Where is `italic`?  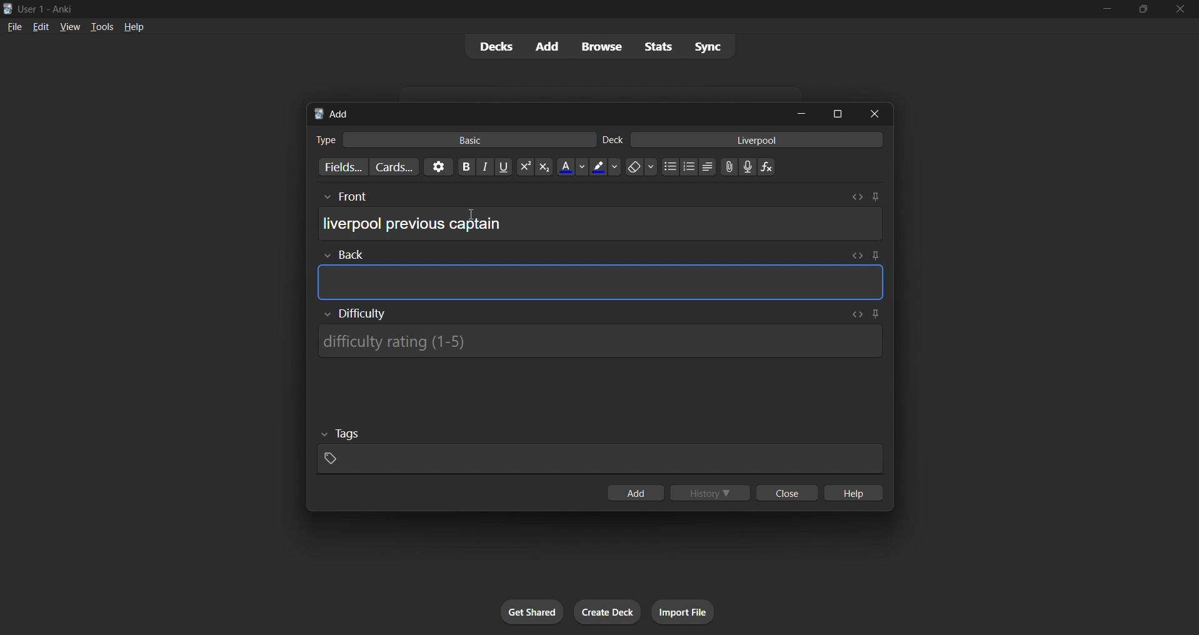
italic is located at coordinates (486, 168).